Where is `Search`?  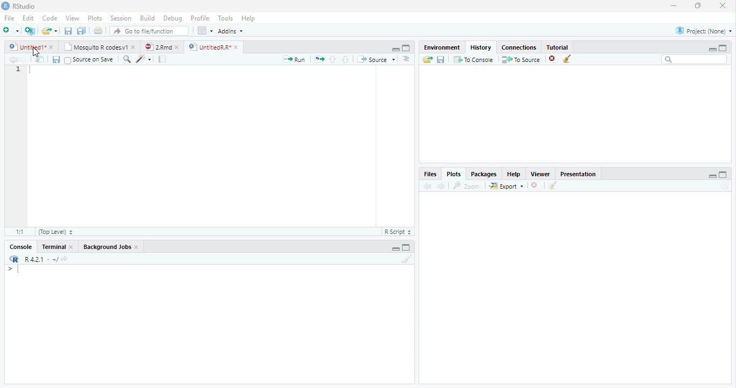 Search is located at coordinates (693, 60).